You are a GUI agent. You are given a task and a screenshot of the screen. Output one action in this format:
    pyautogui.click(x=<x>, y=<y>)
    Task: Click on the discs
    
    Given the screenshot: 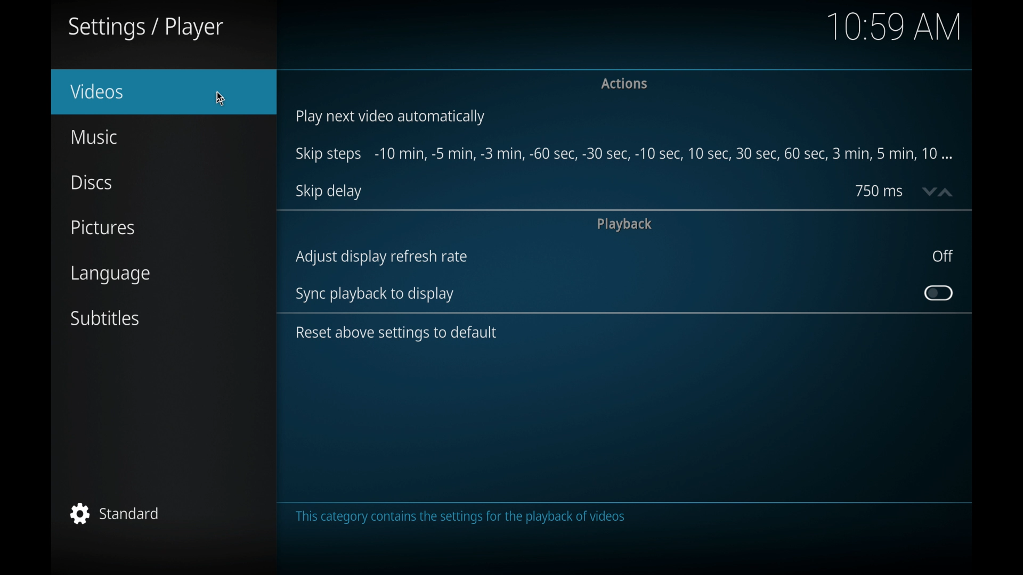 What is the action you would take?
    pyautogui.click(x=93, y=183)
    